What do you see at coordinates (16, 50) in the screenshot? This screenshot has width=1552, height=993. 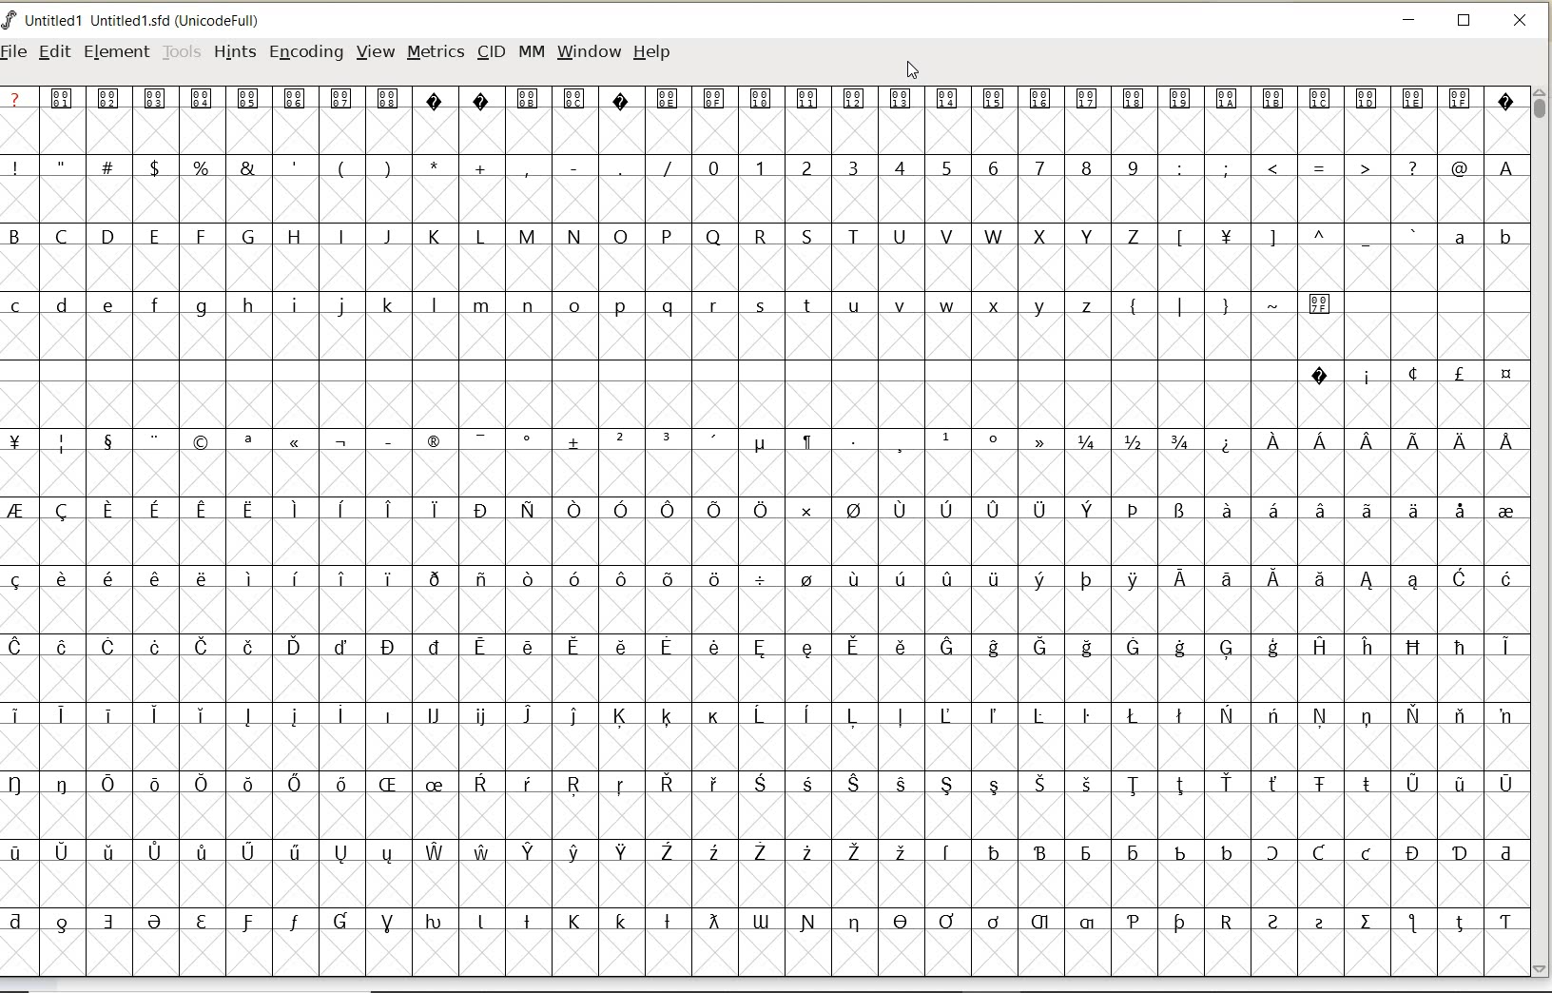 I see `FILE` at bounding box center [16, 50].